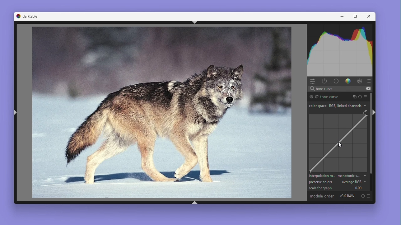 Image resolution: width=401 pixels, height=225 pixels. What do you see at coordinates (15, 112) in the screenshot?
I see `shift+ctrl+l` at bounding box center [15, 112].